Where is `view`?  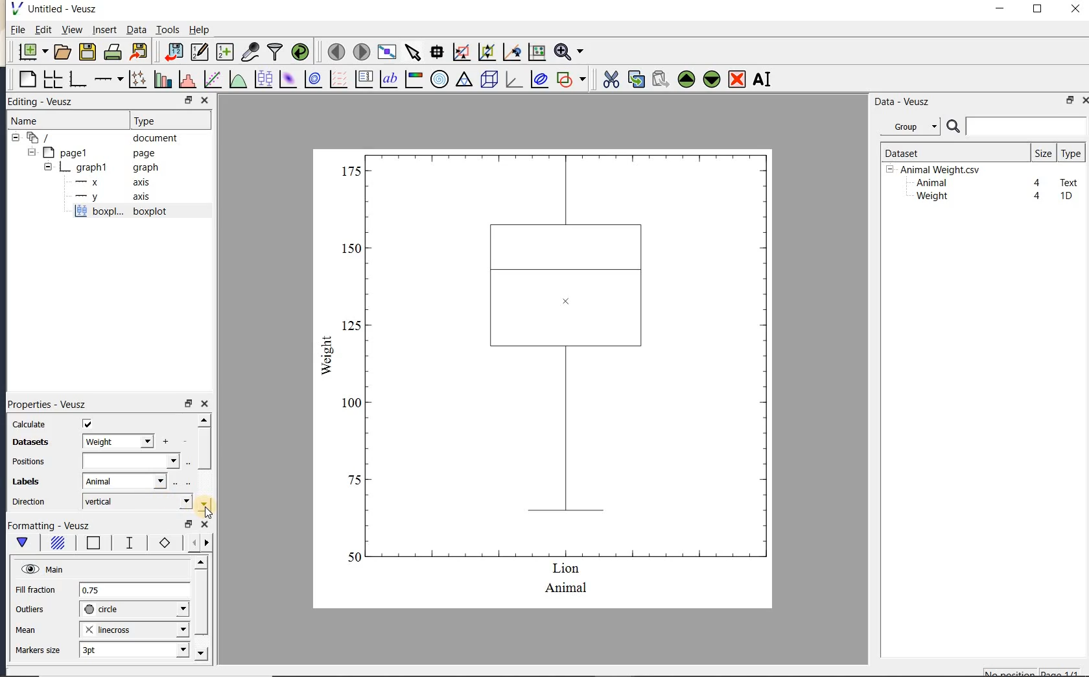
view is located at coordinates (71, 31).